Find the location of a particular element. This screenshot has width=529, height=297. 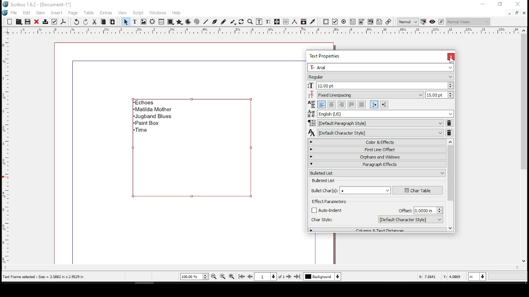

delete paragraph style is located at coordinates (450, 123).